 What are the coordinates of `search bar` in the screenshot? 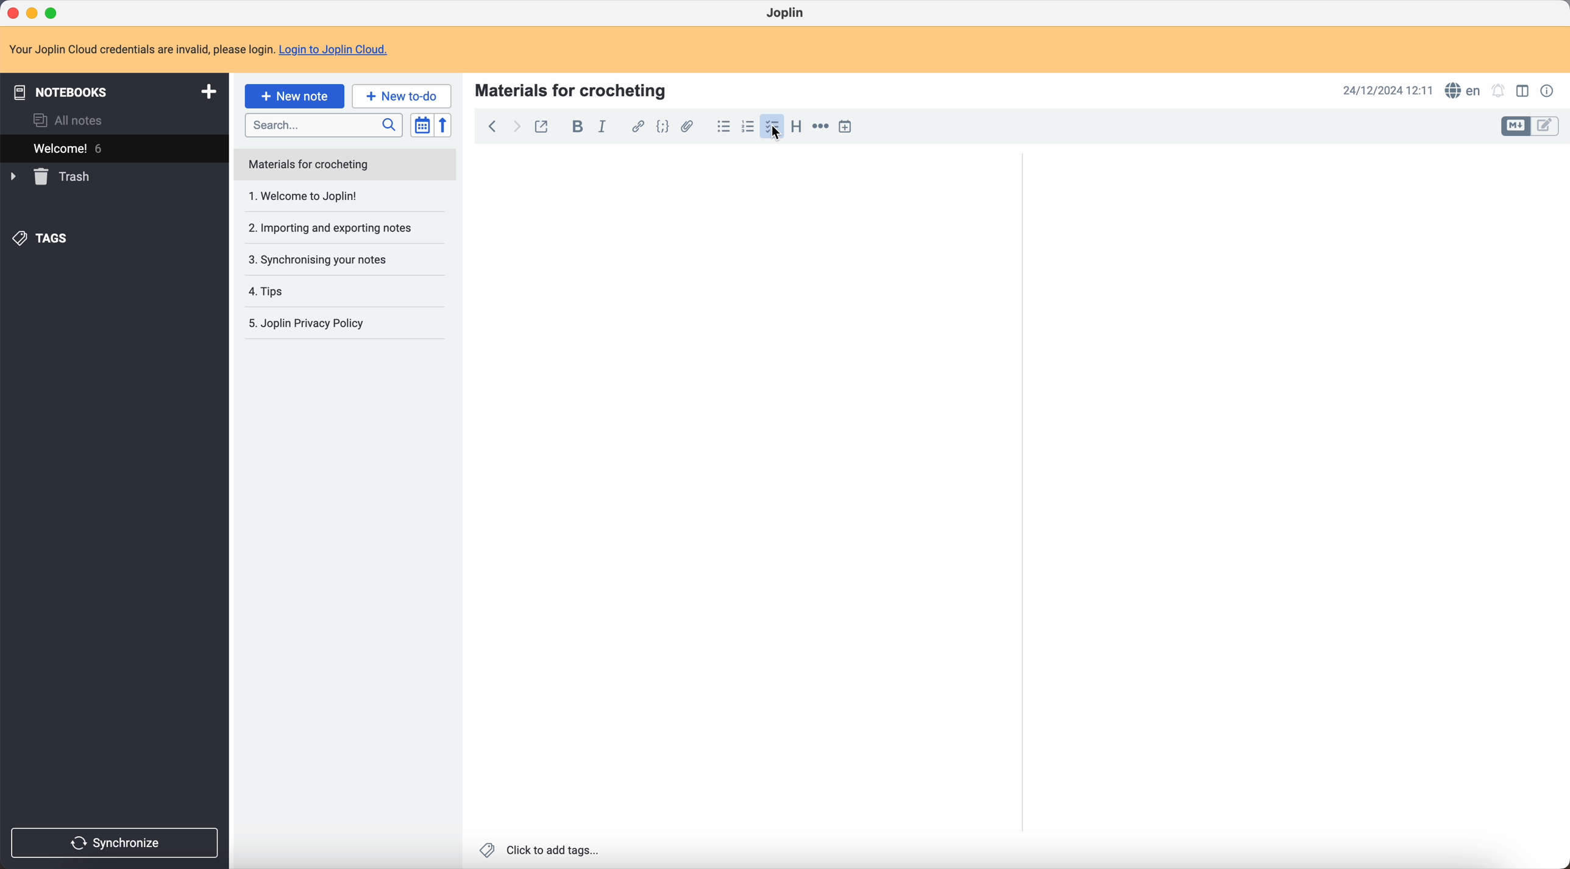 It's located at (323, 124).